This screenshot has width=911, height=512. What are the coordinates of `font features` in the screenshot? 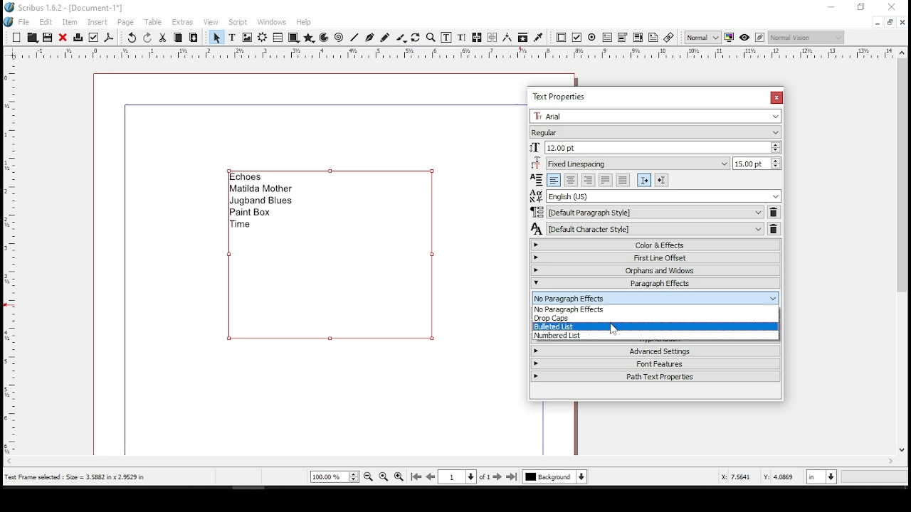 It's located at (654, 365).